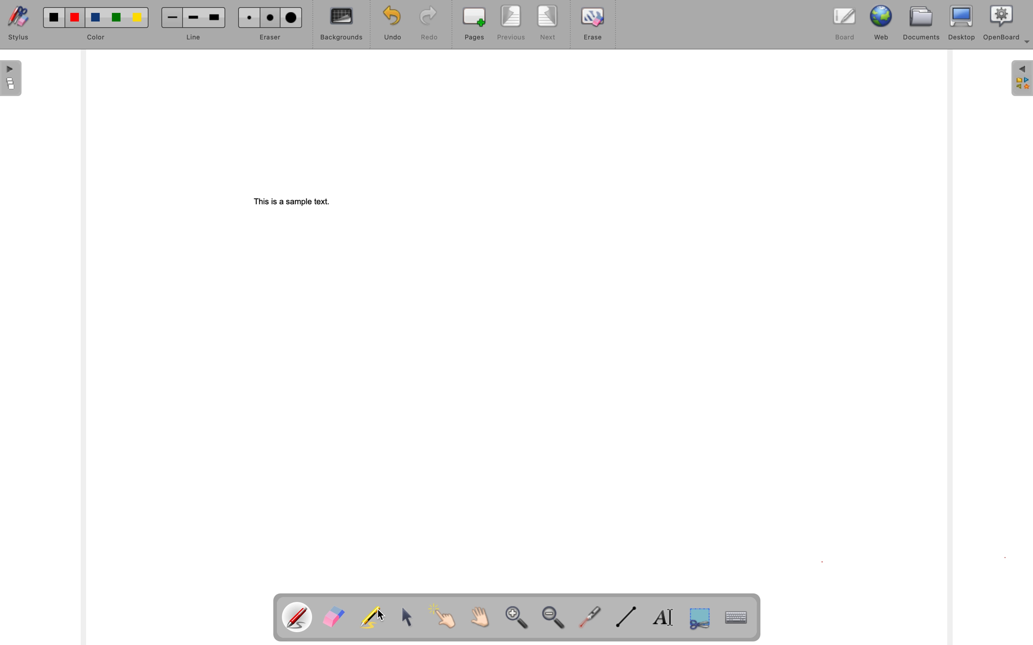  Describe the element at coordinates (593, 24) in the screenshot. I see `erase` at that location.